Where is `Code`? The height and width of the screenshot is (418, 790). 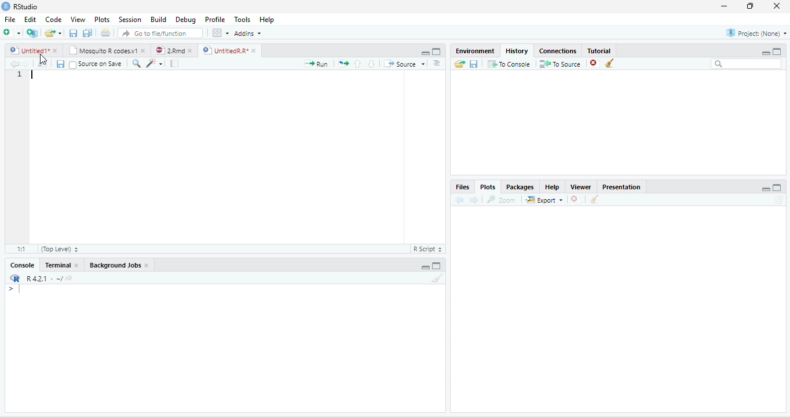
Code is located at coordinates (53, 19).